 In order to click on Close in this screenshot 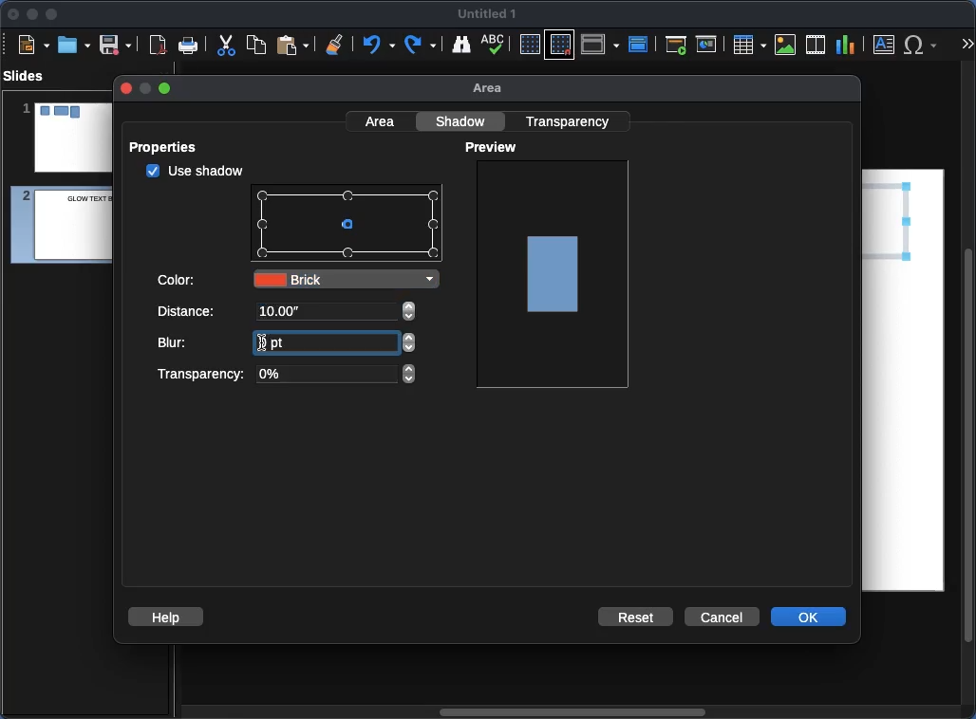, I will do `click(14, 14)`.